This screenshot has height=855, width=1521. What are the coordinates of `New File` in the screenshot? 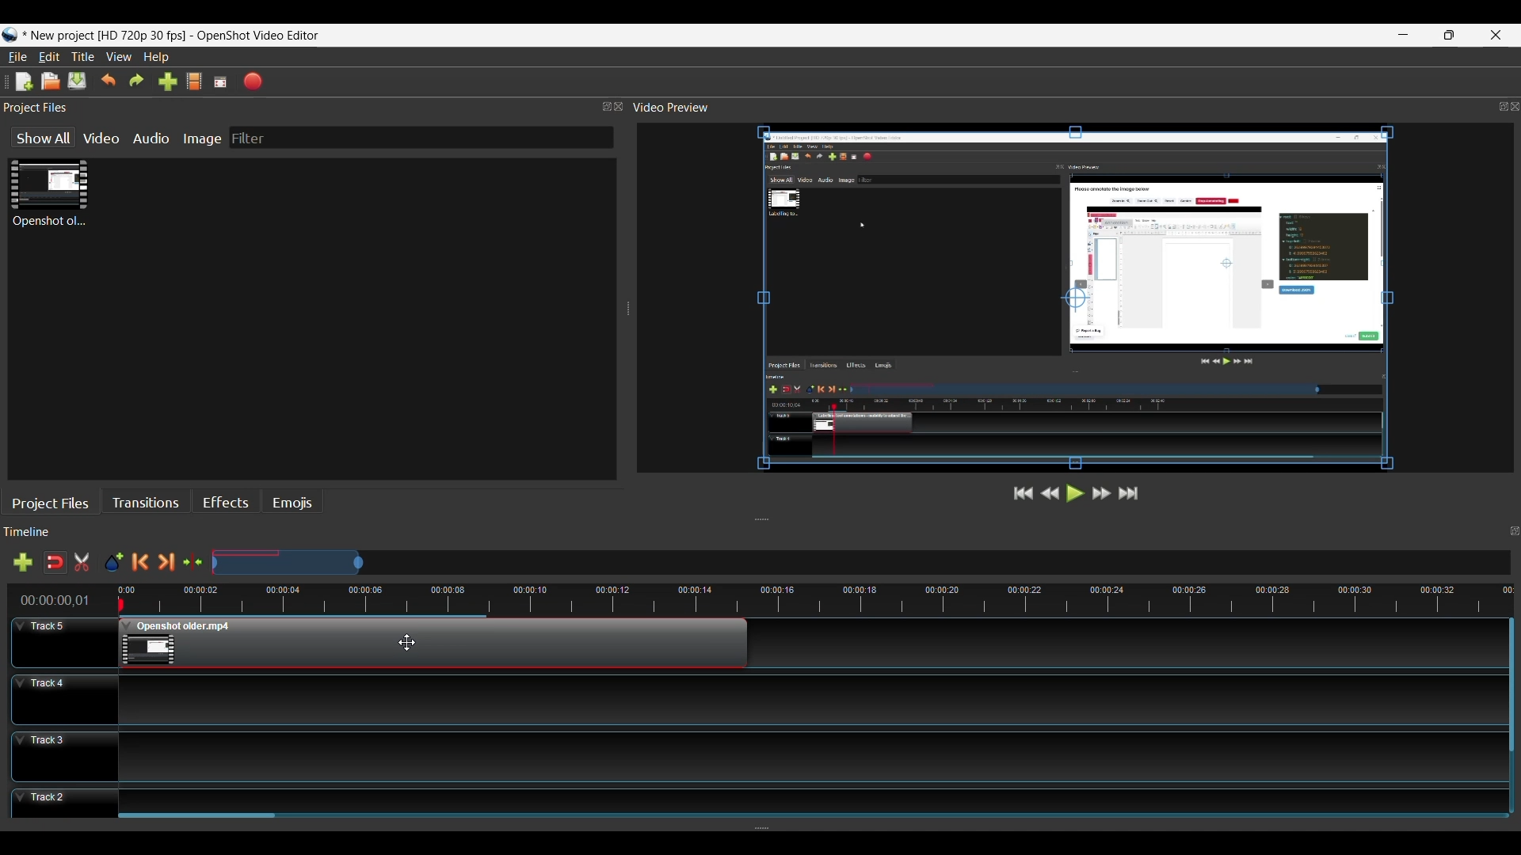 It's located at (20, 82).